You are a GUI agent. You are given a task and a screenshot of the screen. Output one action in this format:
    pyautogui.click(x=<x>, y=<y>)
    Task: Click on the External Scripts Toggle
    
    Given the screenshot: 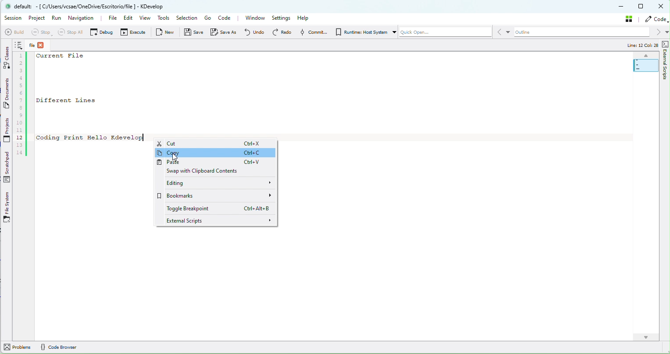 What is the action you would take?
    pyautogui.click(x=666, y=44)
    